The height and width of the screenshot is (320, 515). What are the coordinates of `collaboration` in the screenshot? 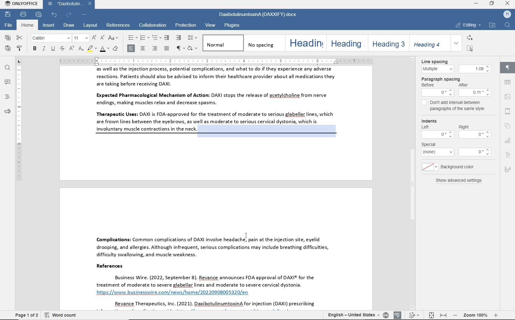 It's located at (152, 26).